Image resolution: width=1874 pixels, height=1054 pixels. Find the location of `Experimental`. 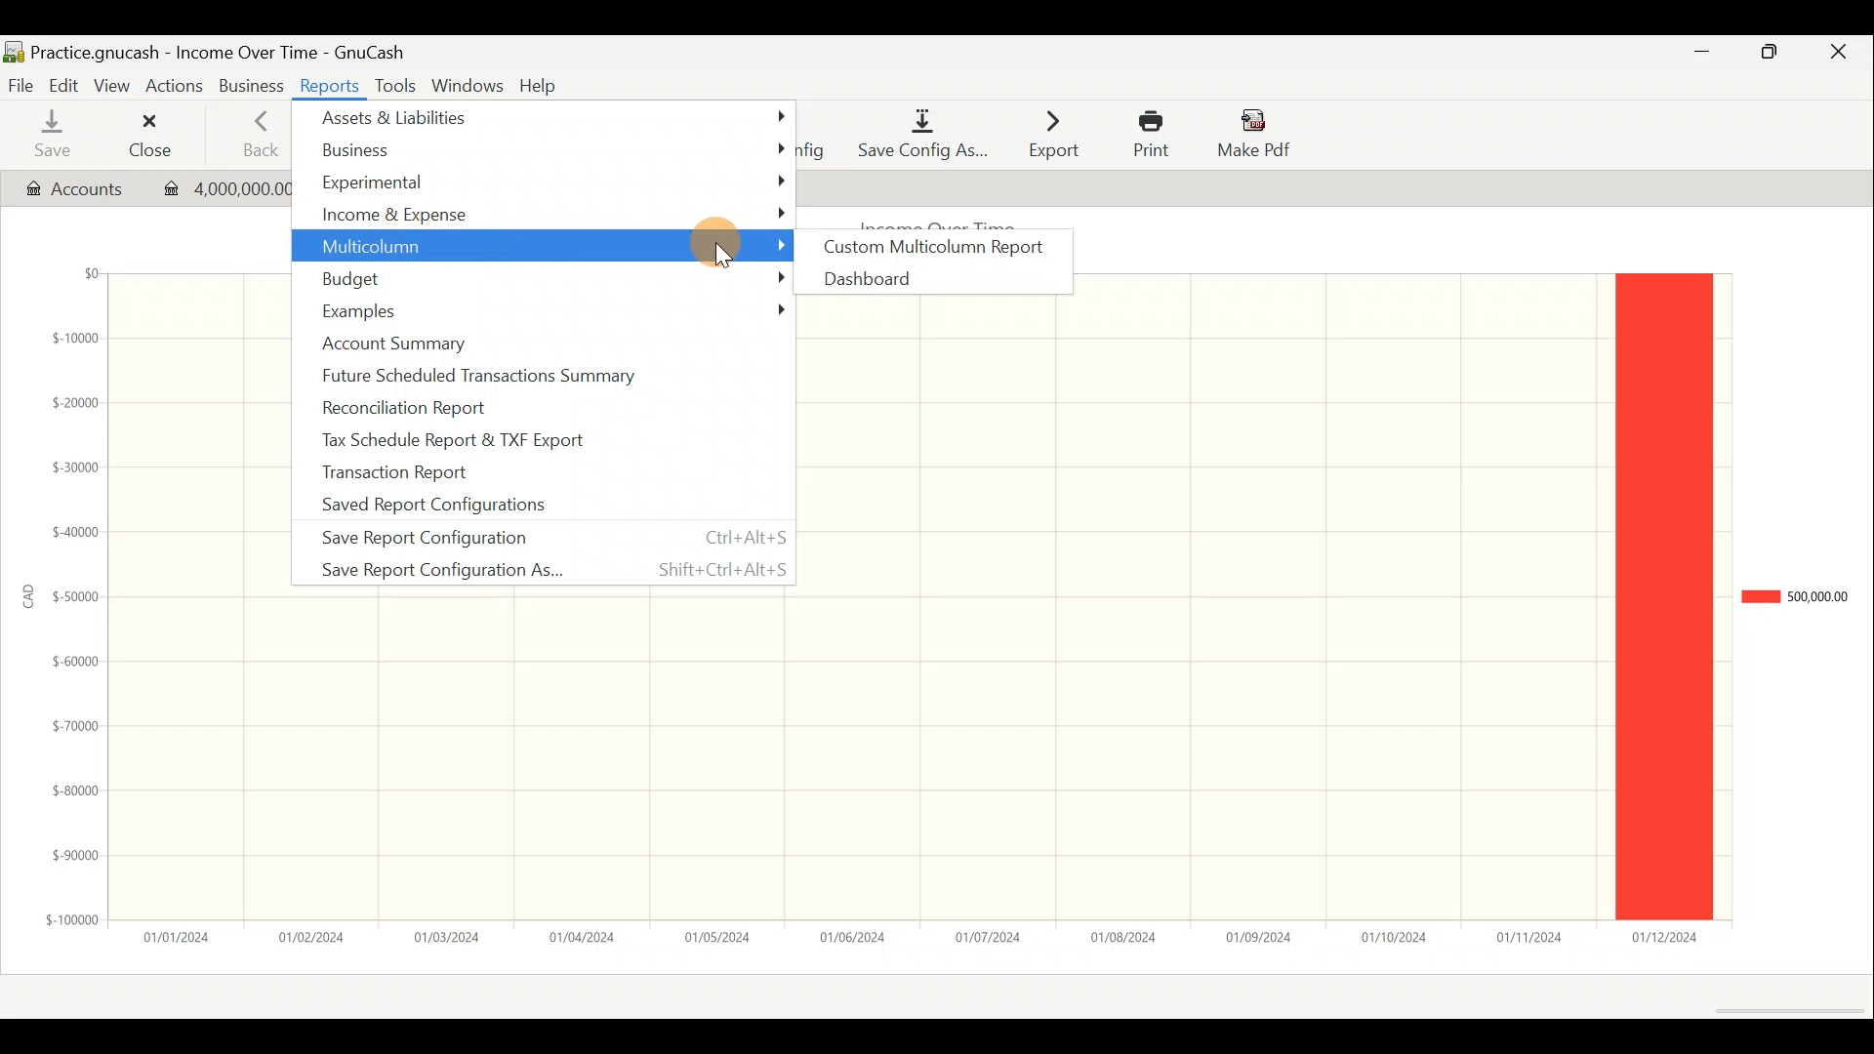

Experimental is located at coordinates (548, 180).